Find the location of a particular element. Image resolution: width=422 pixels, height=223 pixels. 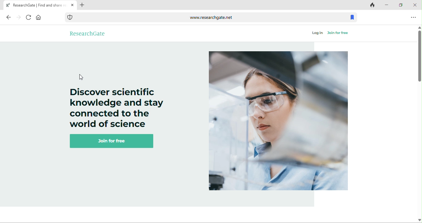

Down is located at coordinates (418, 219).